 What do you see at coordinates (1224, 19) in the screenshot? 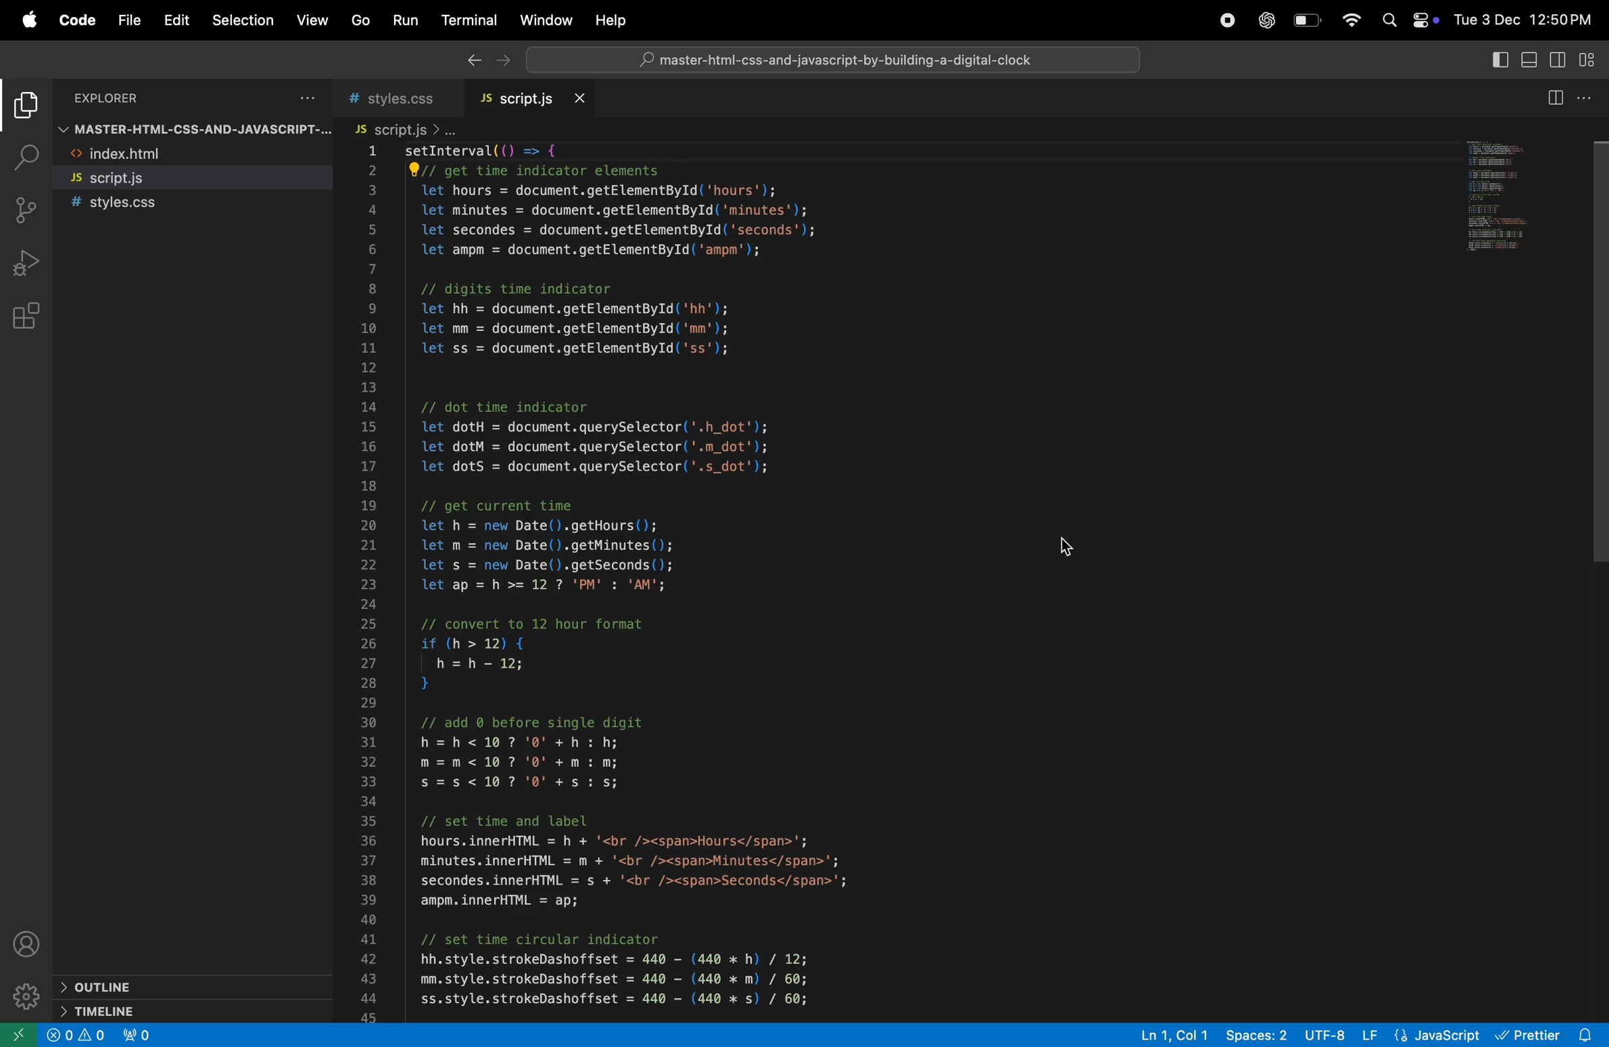
I see `record` at bounding box center [1224, 19].